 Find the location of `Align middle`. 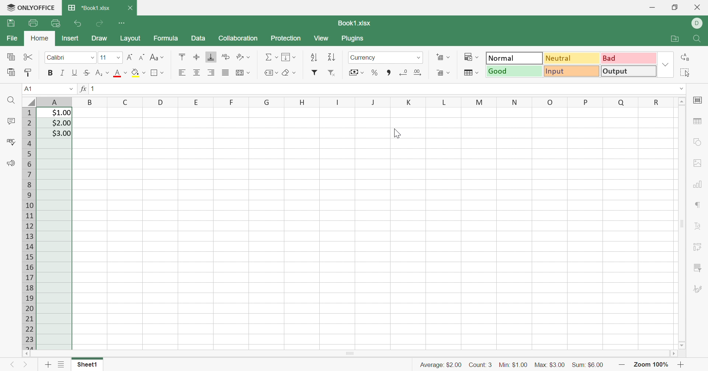

Align middle is located at coordinates (196, 56).